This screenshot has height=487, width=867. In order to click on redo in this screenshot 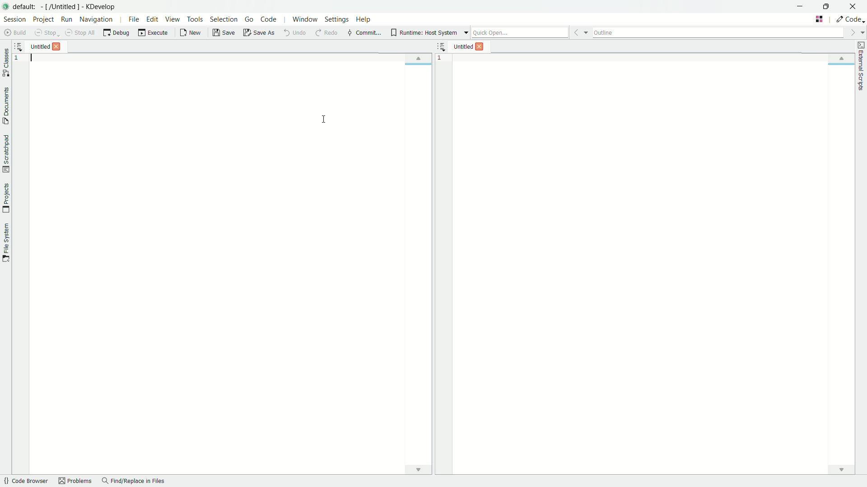, I will do `click(326, 32)`.